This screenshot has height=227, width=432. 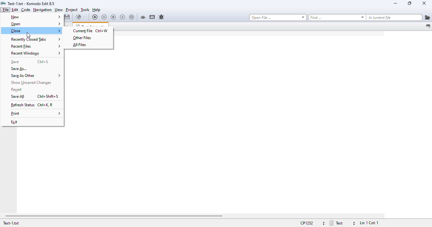 What do you see at coordinates (96, 10) in the screenshot?
I see `help` at bounding box center [96, 10].